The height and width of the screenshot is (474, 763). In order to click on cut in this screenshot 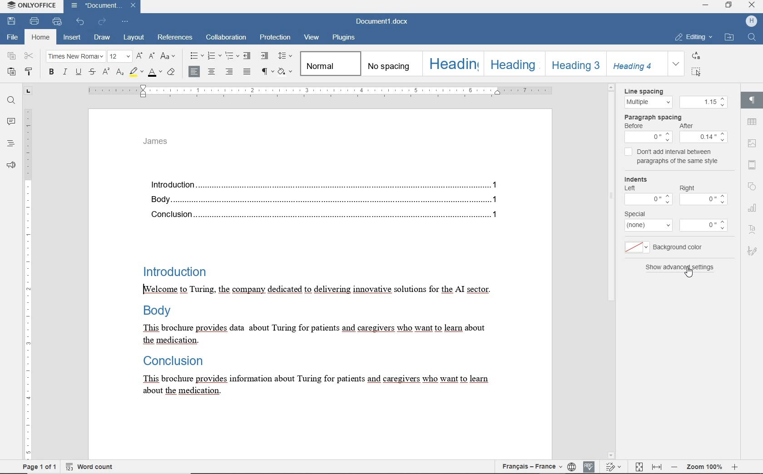, I will do `click(30, 56)`.